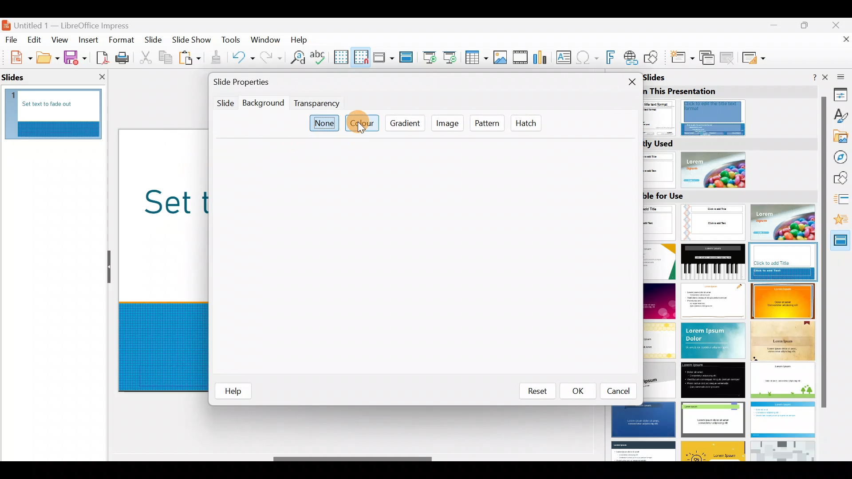 This screenshot has width=852, height=479. What do you see at coordinates (154, 41) in the screenshot?
I see `Slide` at bounding box center [154, 41].